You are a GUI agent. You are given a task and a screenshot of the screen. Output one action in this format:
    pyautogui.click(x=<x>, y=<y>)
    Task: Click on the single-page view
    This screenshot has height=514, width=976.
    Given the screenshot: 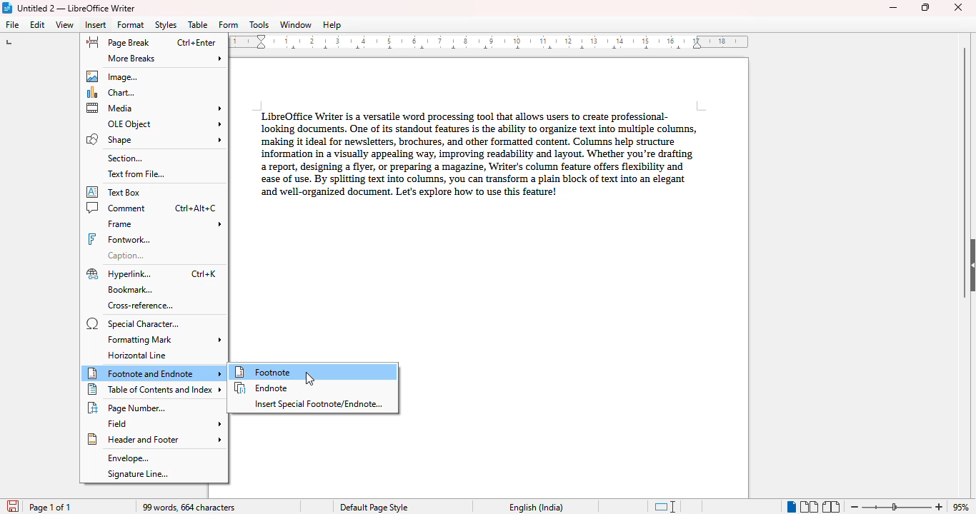 What is the action you would take?
    pyautogui.click(x=790, y=507)
    